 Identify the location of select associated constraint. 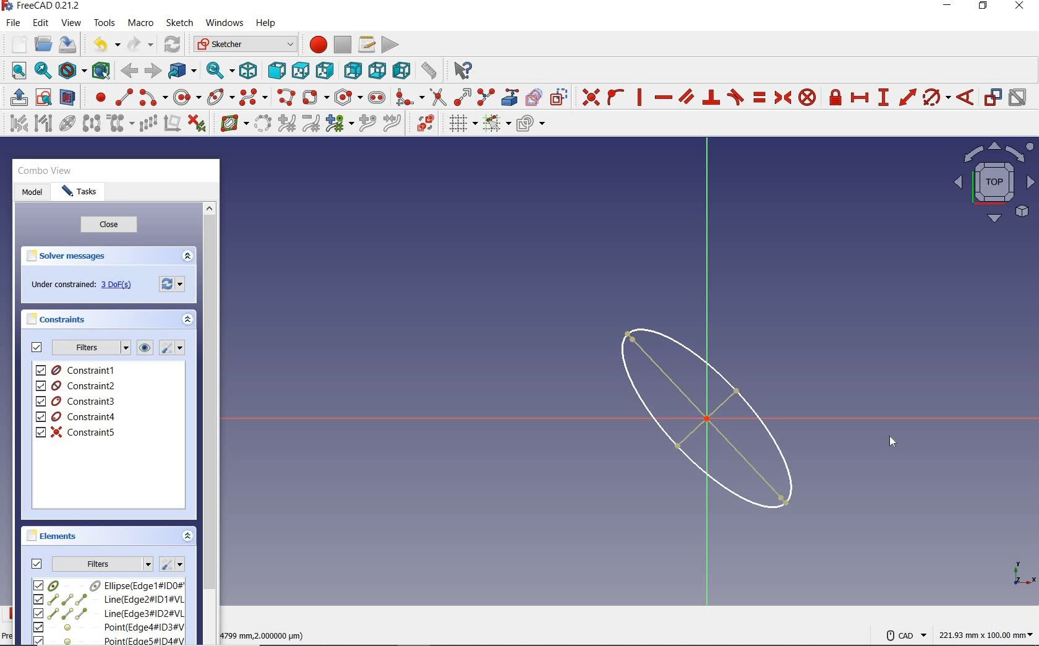
(15, 123).